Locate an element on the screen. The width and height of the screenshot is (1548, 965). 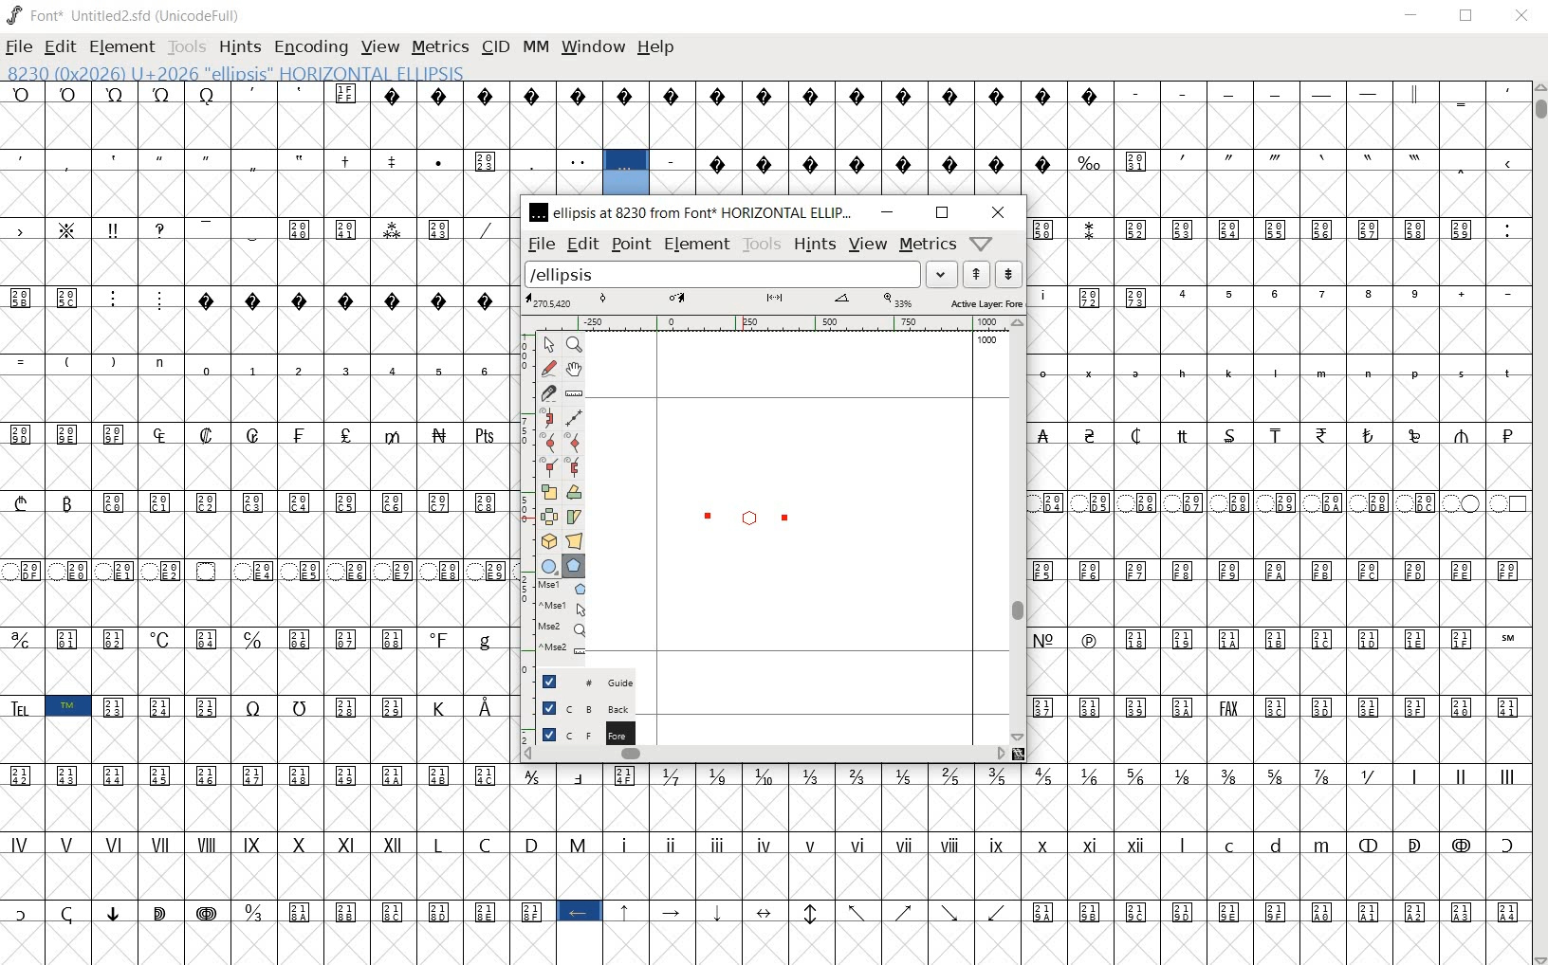
background is located at coordinates (580, 706).